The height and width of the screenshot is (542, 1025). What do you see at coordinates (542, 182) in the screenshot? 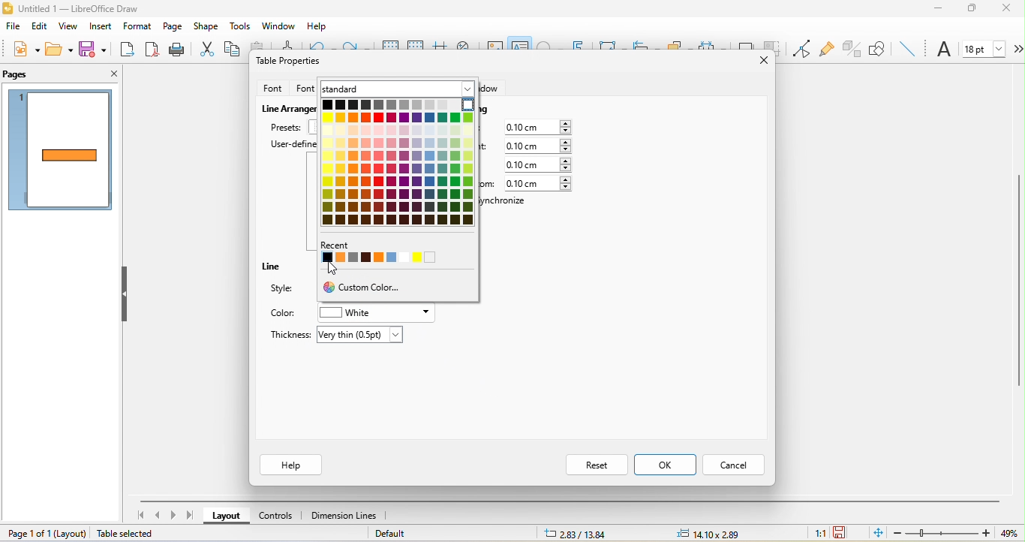
I see `0.10 cm` at bounding box center [542, 182].